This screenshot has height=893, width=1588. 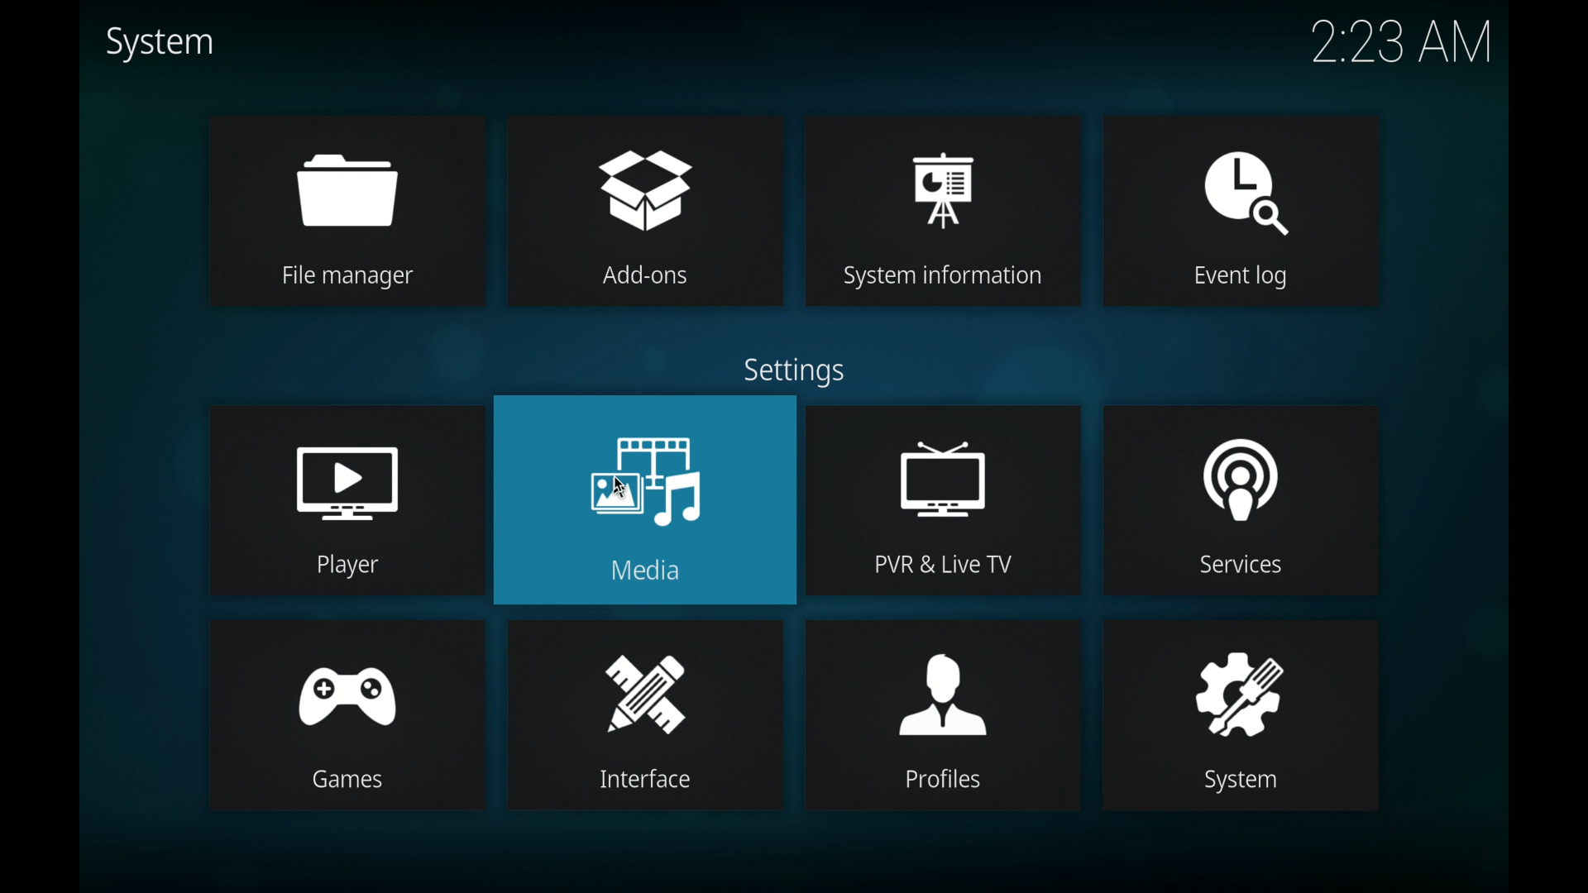 I want to click on settings, so click(x=794, y=371).